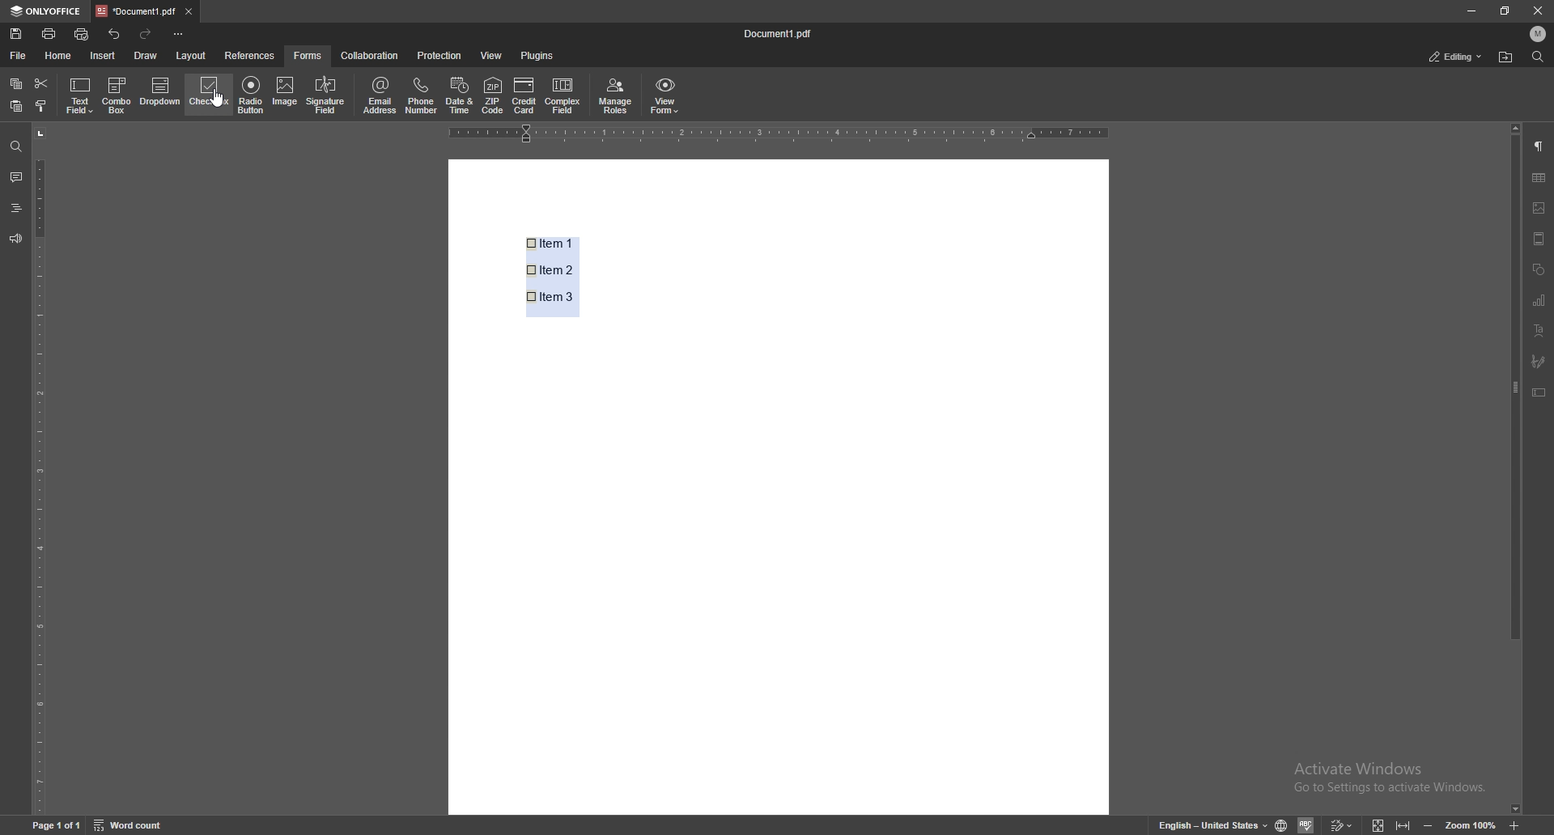  I want to click on header and footer, so click(1539, 238).